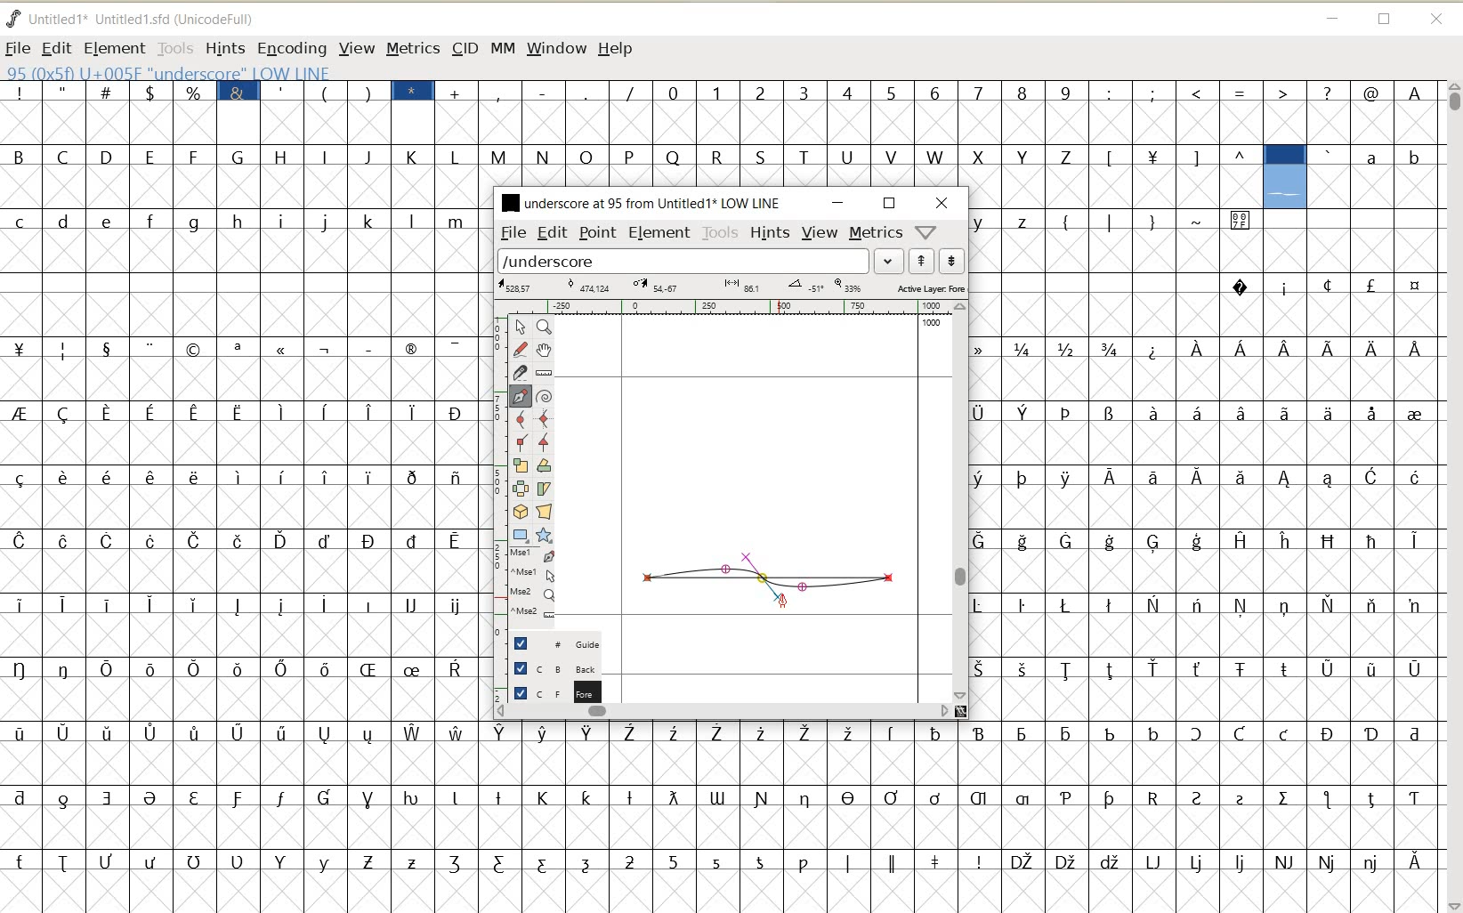 This screenshot has width=1463, height=913. Describe the element at coordinates (353, 47) in the screenshot. I see `VIEW` at that location.